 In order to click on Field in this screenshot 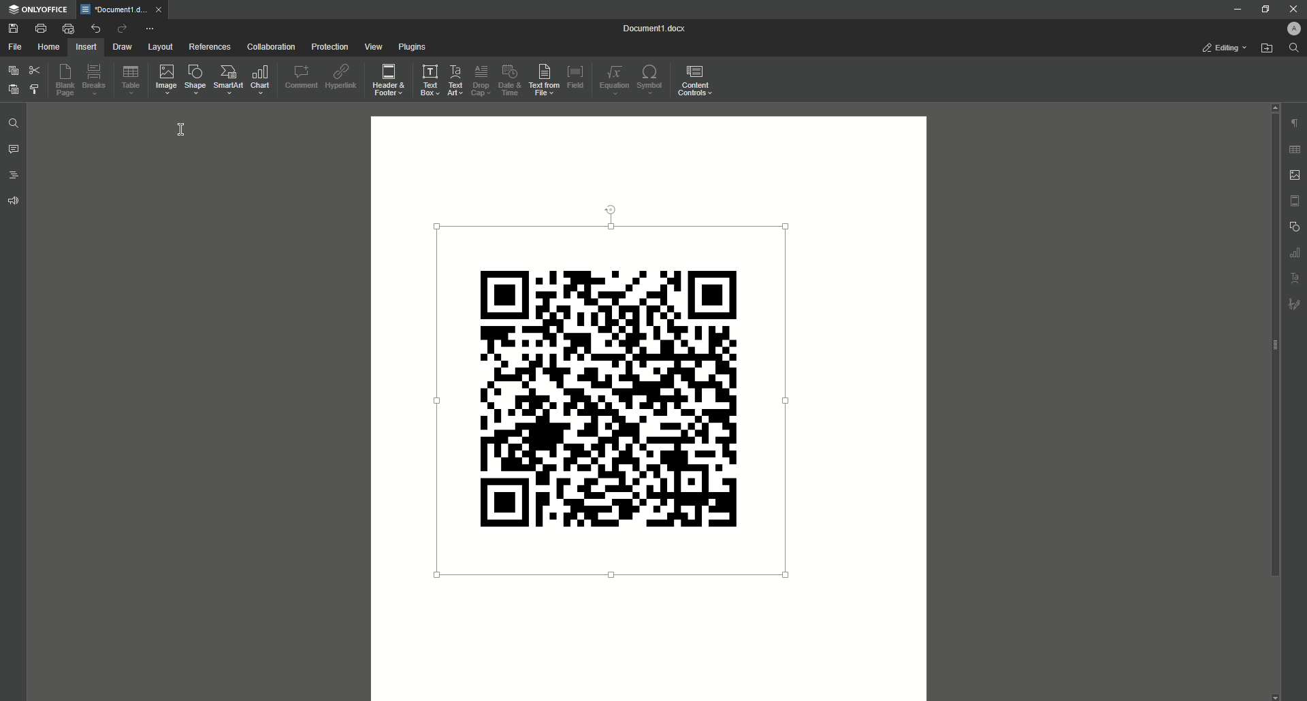, I will do `click(578, 78)`.